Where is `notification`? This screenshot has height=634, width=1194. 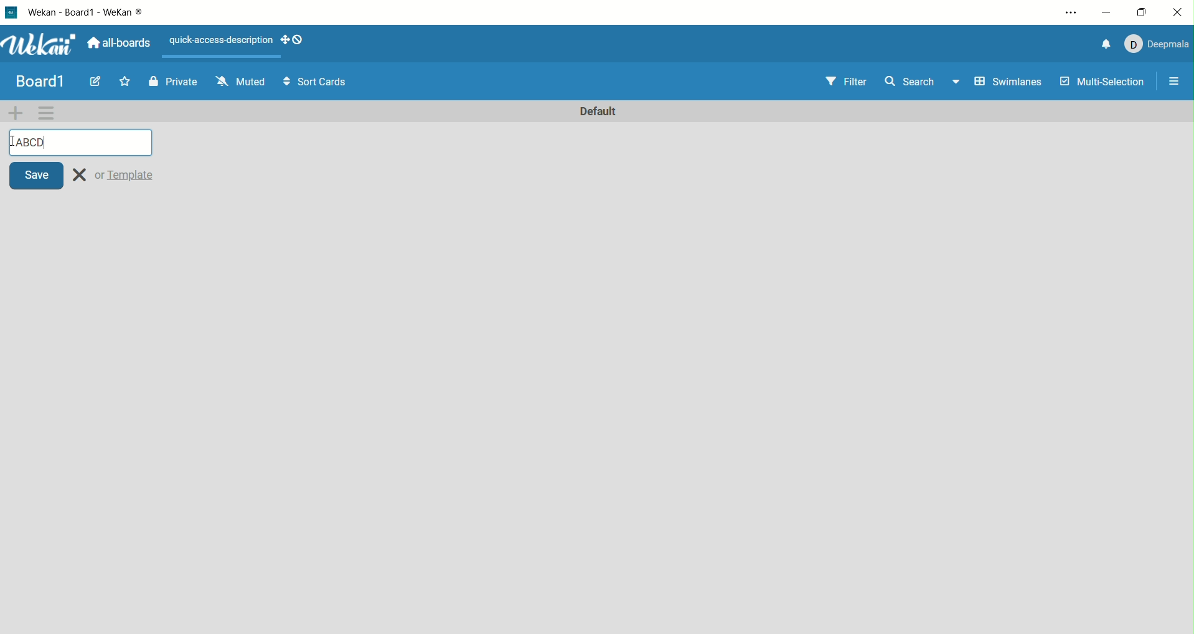 notification is located at coordinates (1107, 44).